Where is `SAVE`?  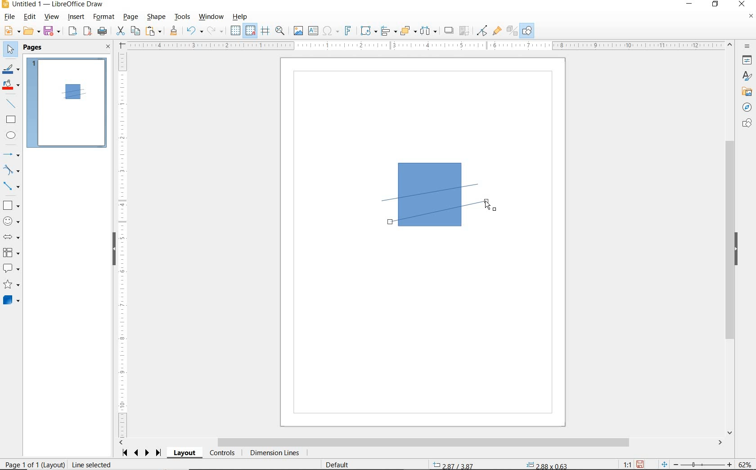 SAVE is located at coordinates (640, 464).